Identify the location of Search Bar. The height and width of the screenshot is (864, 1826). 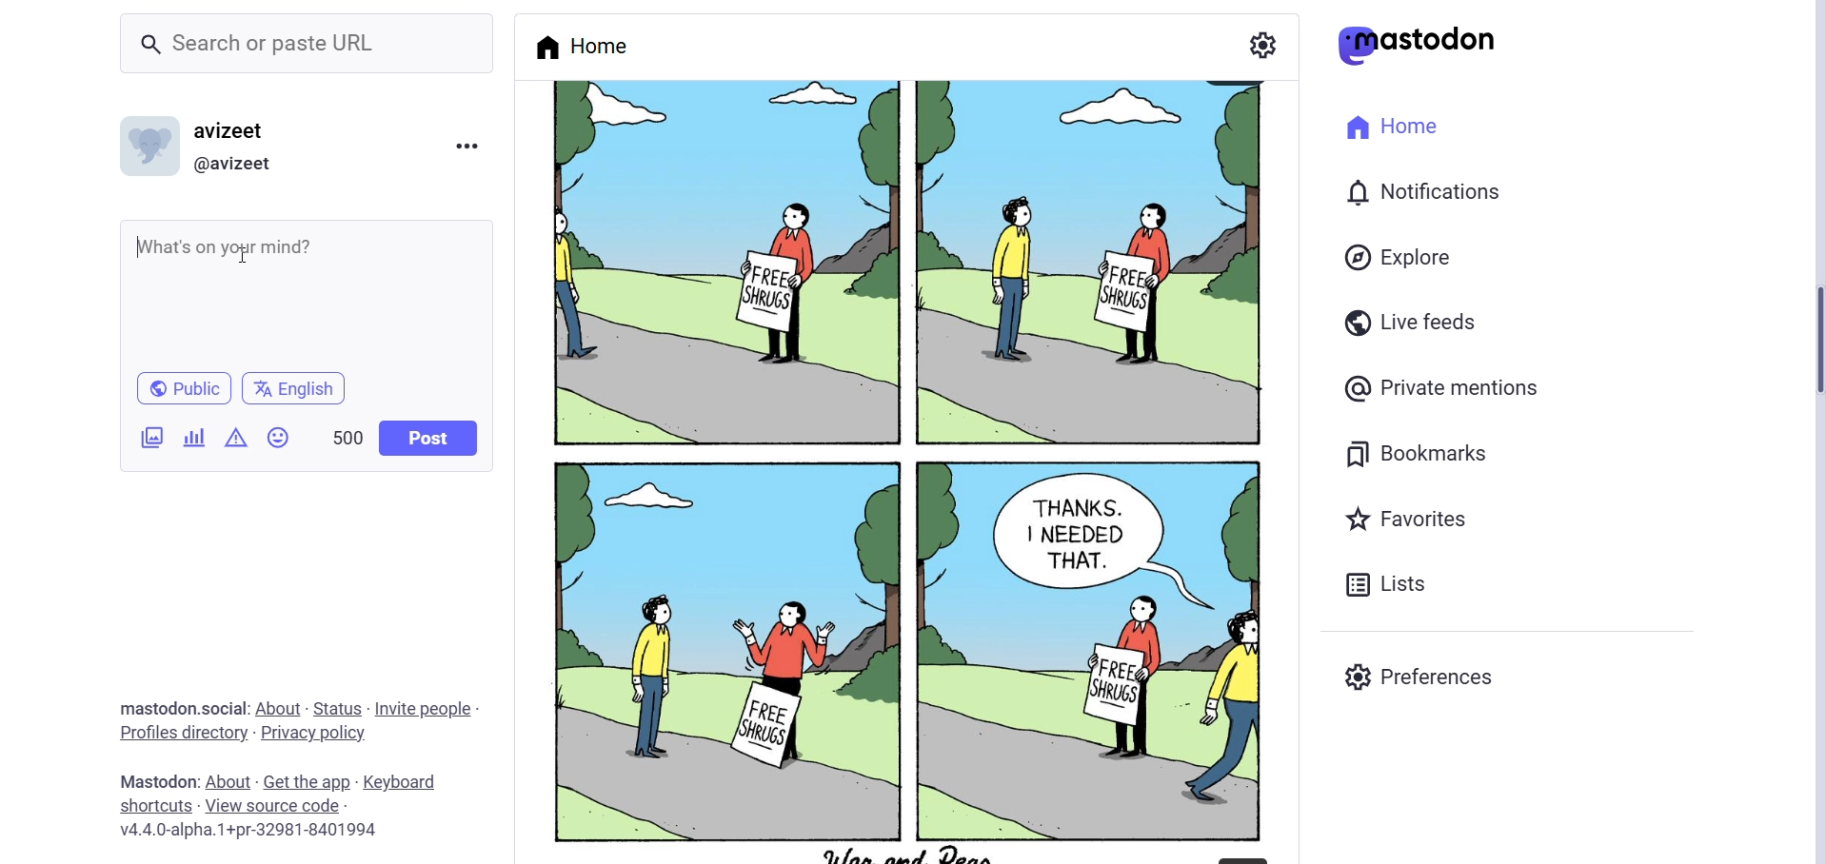
(307, 47).